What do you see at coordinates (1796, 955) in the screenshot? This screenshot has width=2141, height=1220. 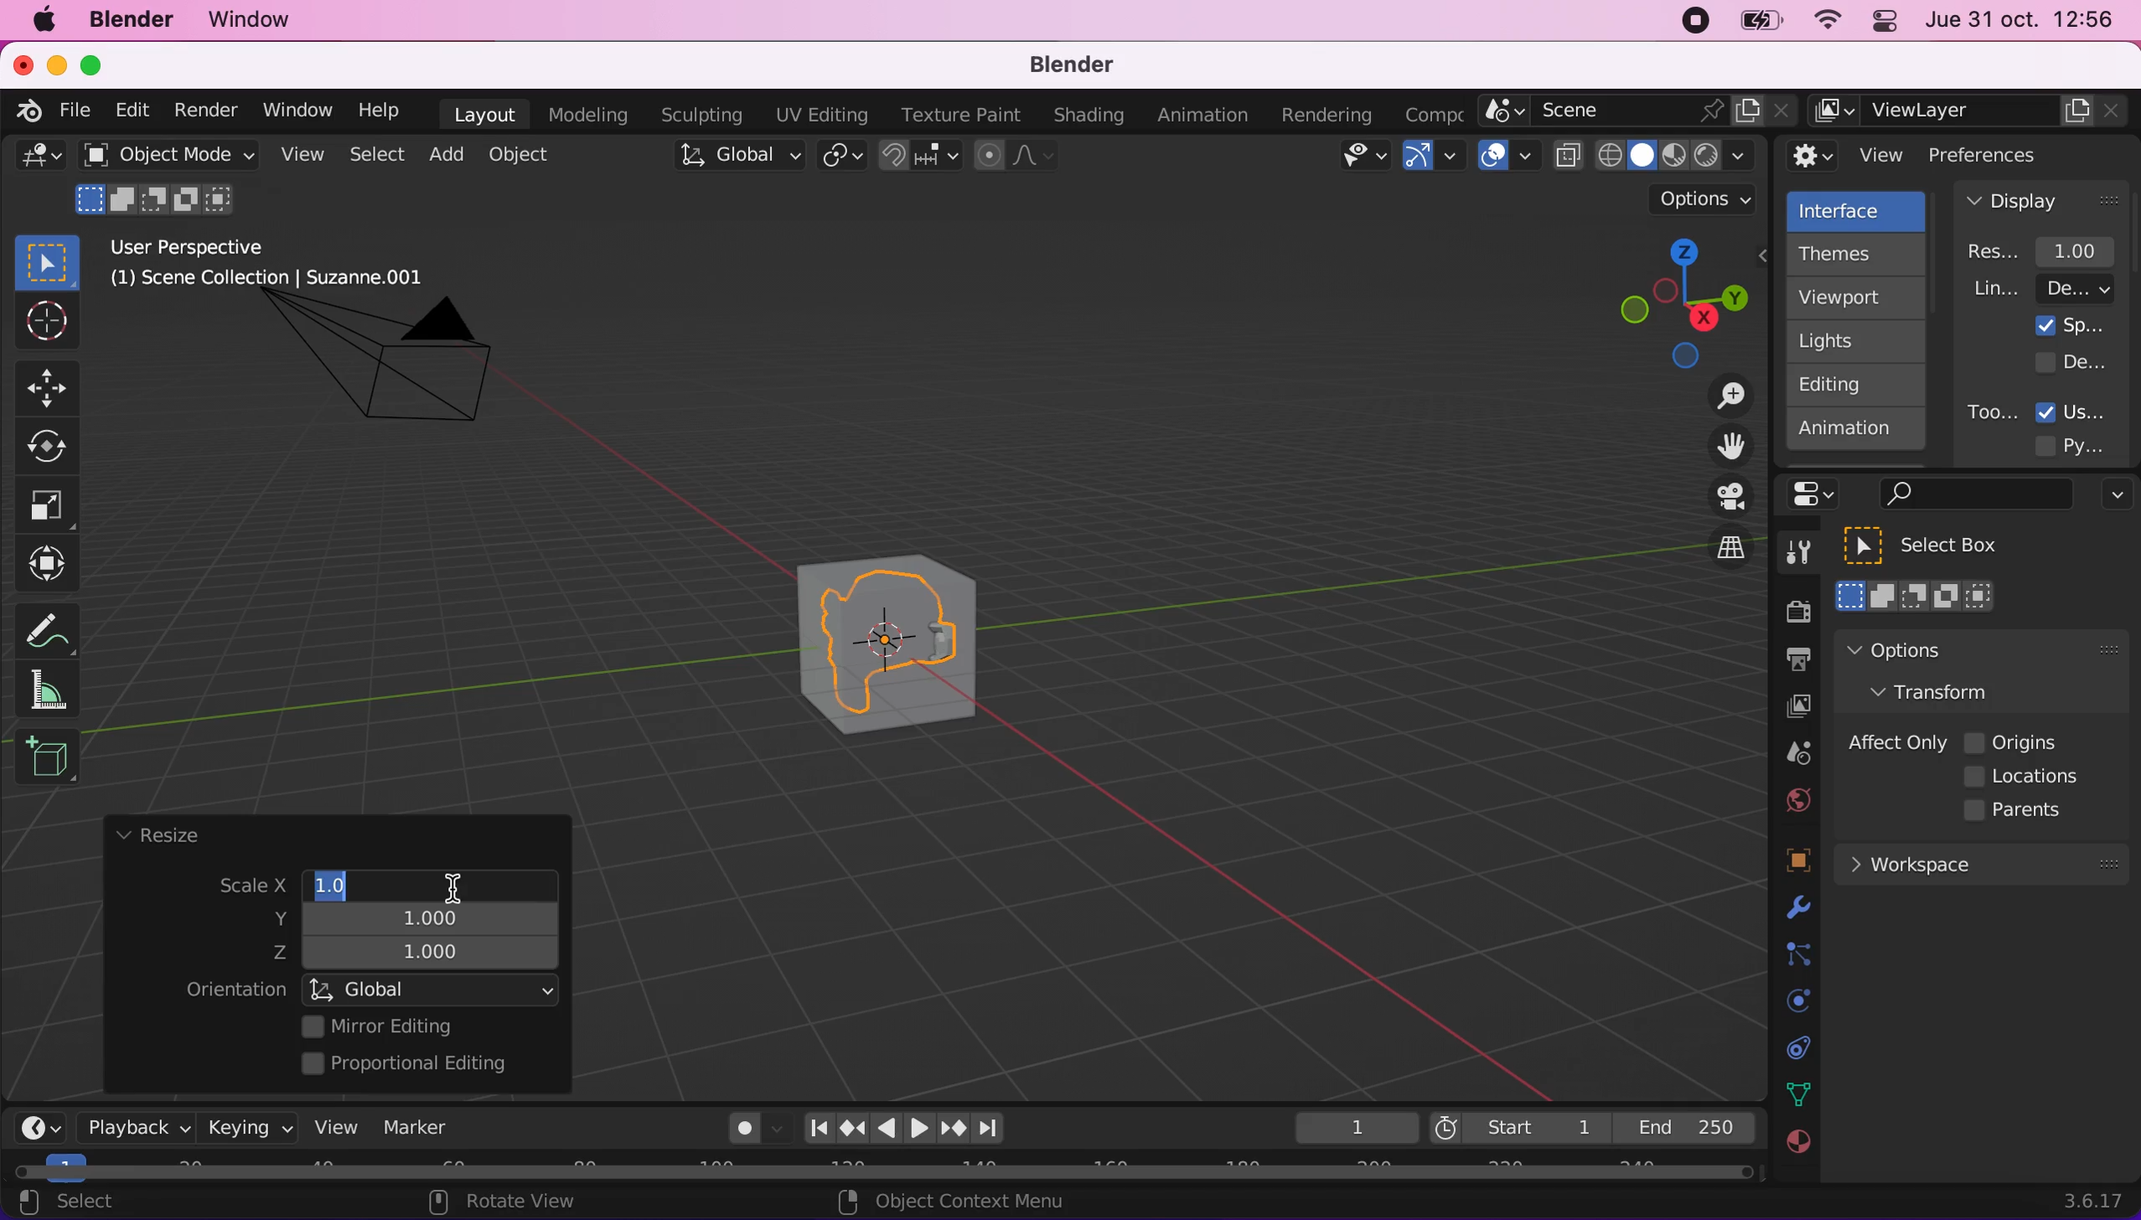 I see `constraints` at bounding box center [1796, 955].